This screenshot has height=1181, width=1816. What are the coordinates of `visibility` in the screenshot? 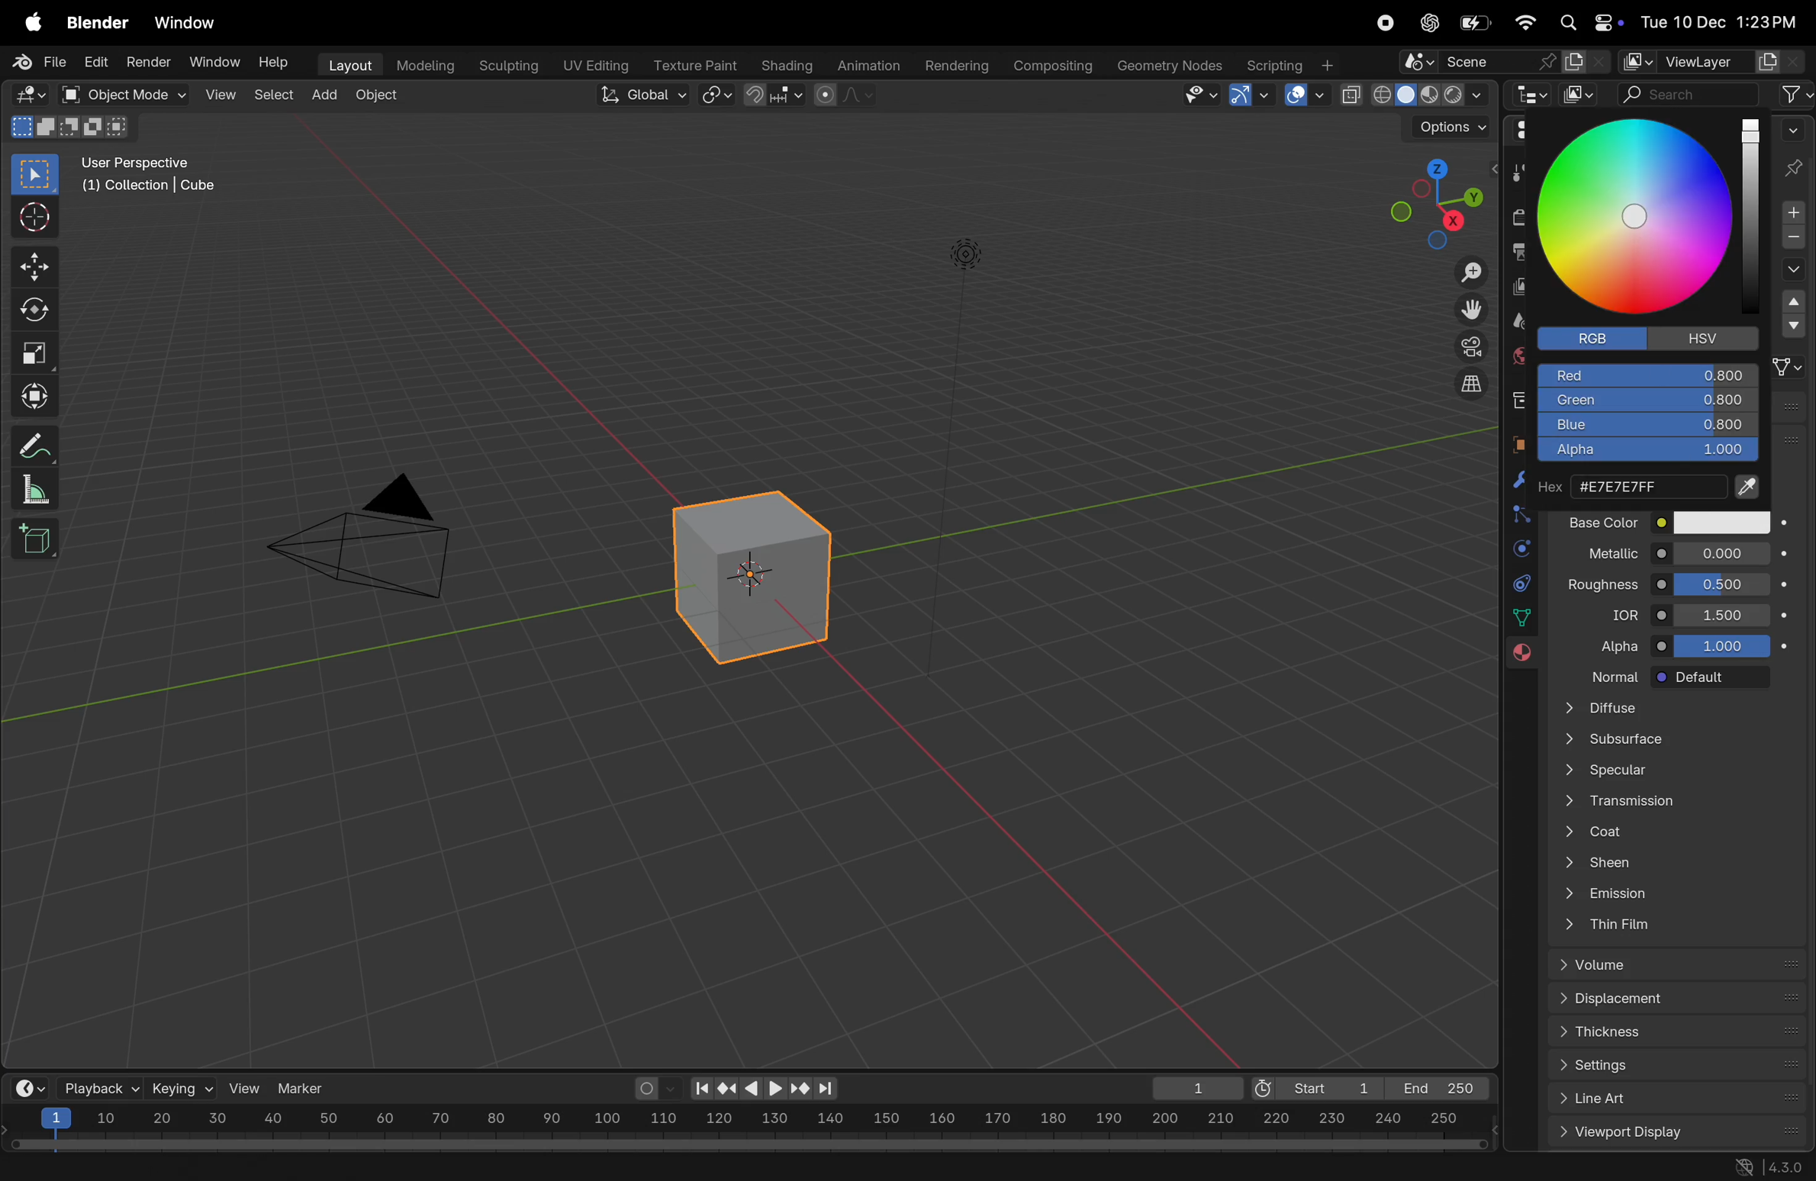 It's located at (1198, 96).